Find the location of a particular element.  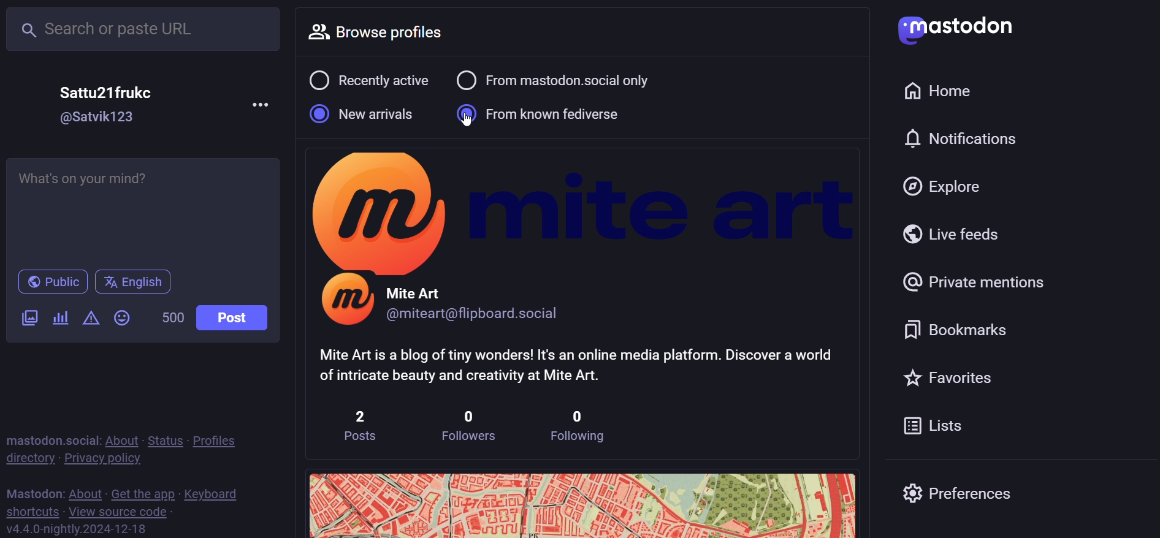

directory is located at coordinates (26, 458).